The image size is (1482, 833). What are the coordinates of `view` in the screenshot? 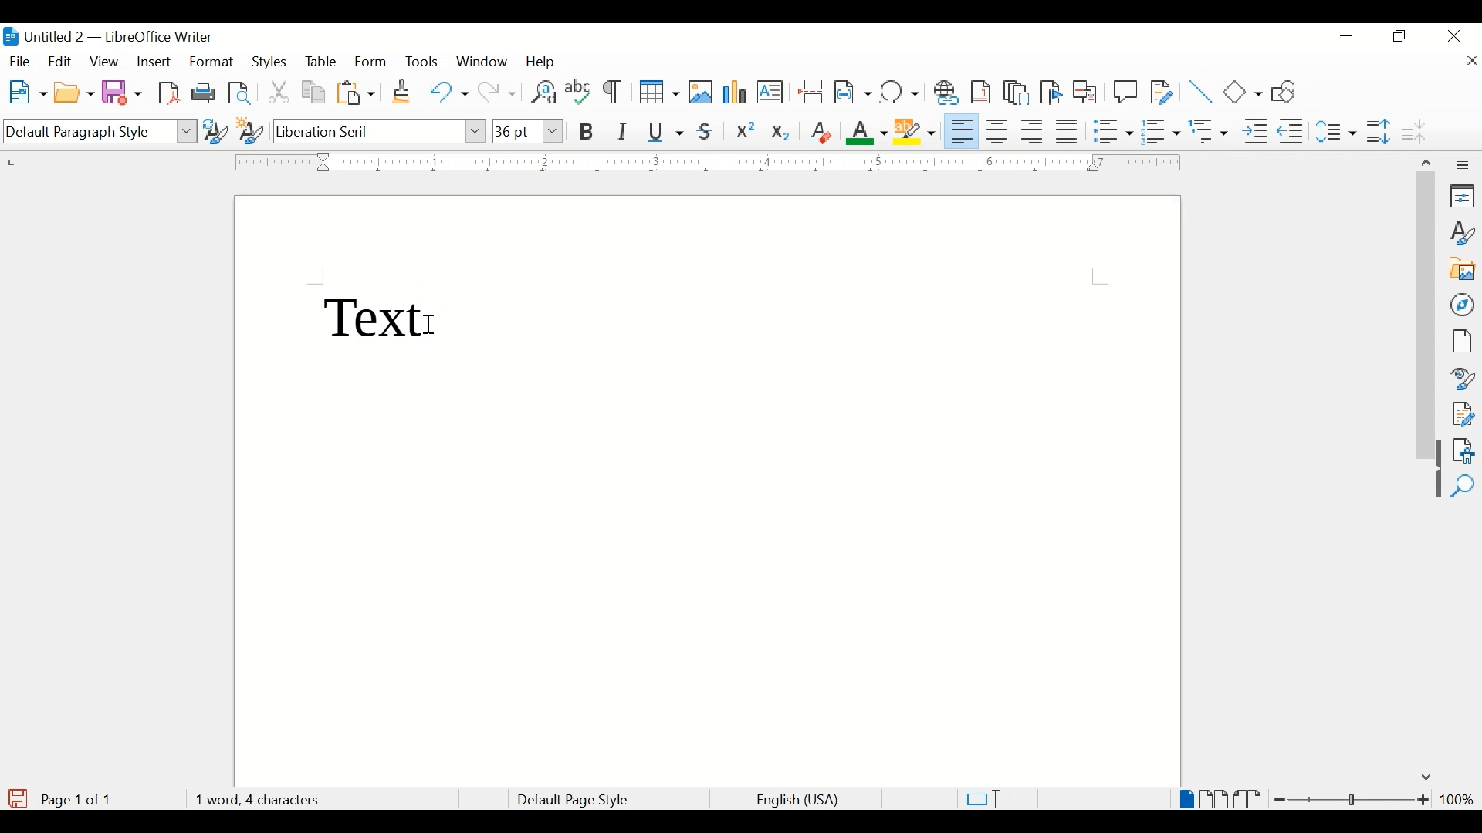 It's located at (106, 62).